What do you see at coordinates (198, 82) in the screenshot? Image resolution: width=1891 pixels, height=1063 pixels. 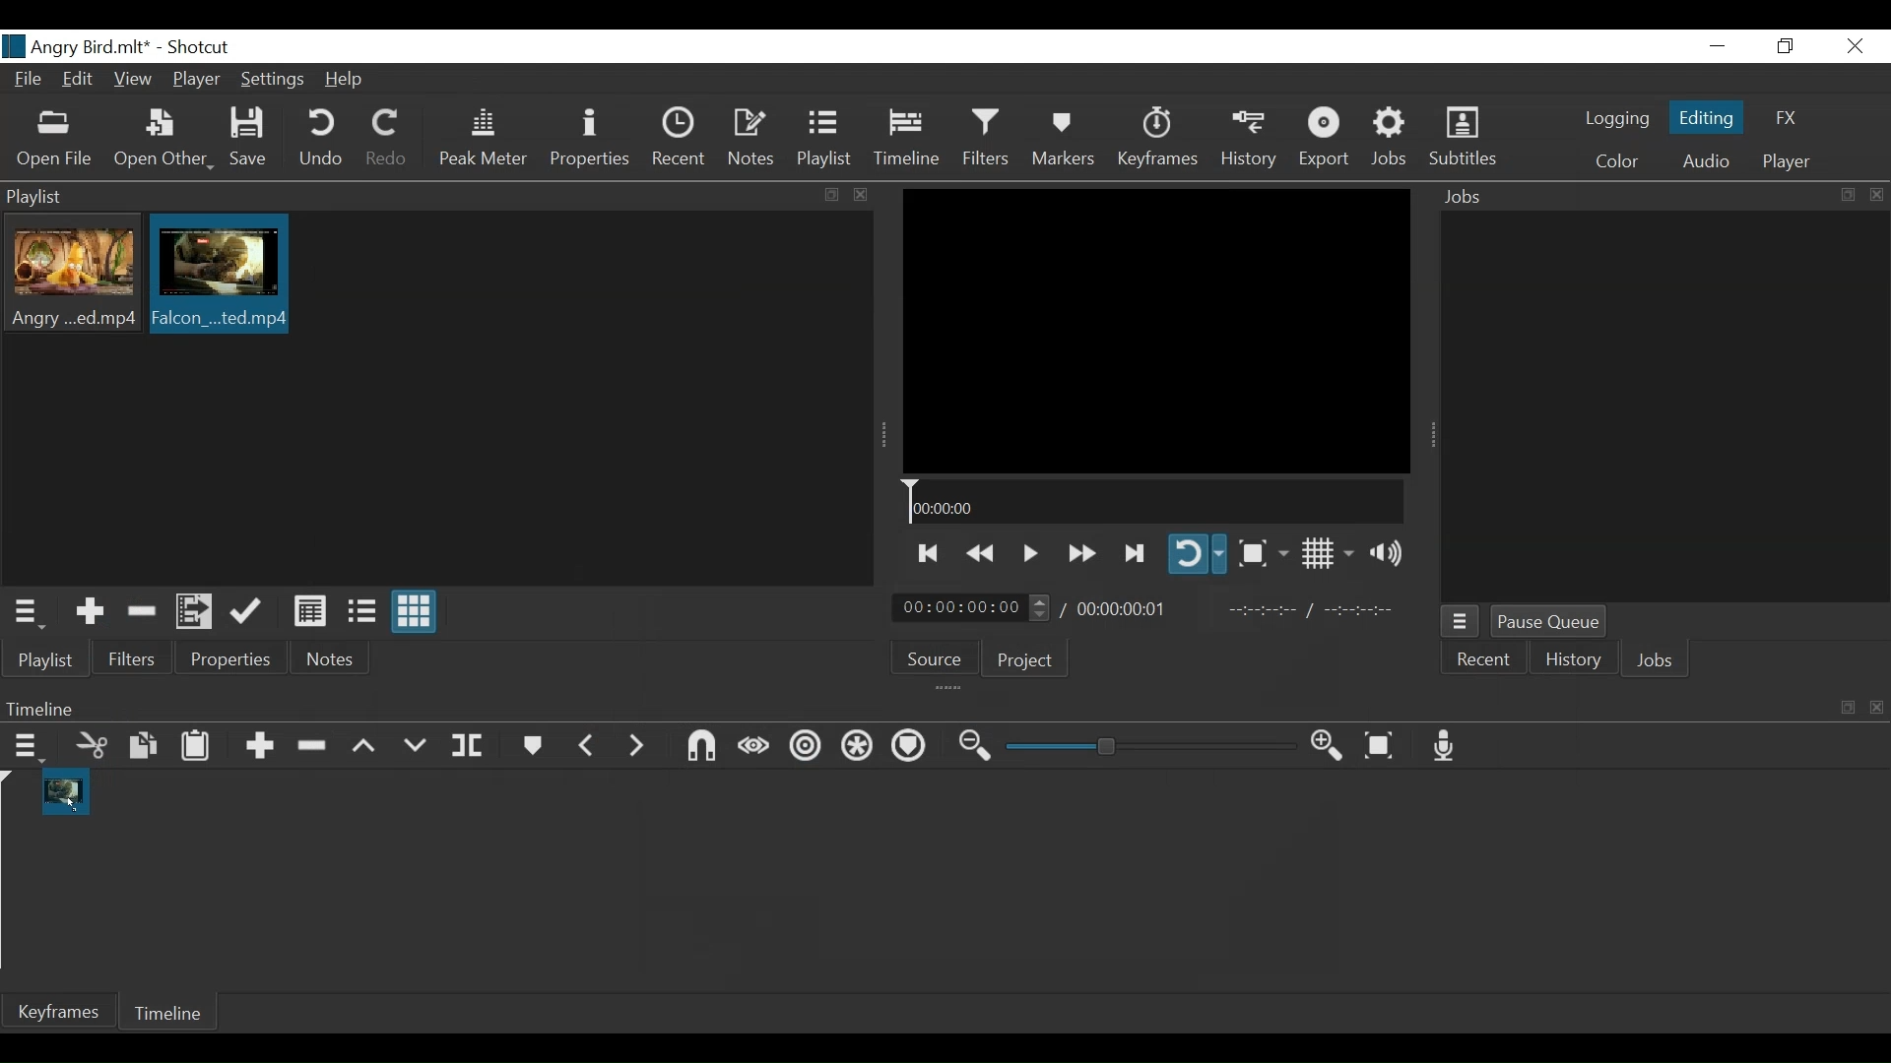 I see `Player` at bounding box center [198, 82].